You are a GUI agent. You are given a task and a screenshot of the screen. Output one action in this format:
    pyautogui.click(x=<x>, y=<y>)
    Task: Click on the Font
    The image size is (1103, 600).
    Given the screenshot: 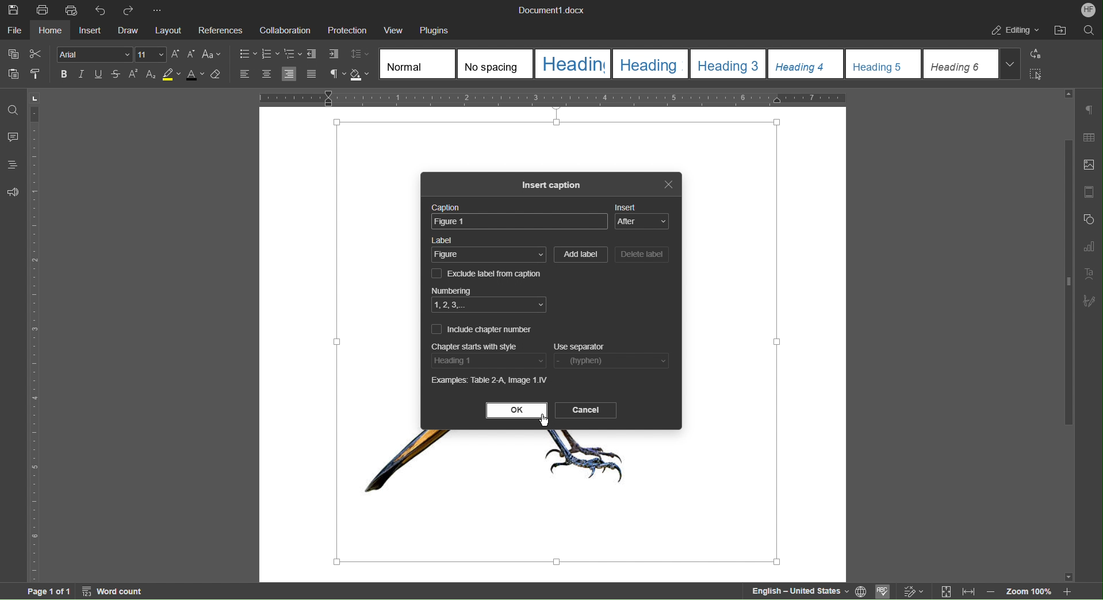 What is the action you would take?
    pyautogui.click(x=95, y=54)
    